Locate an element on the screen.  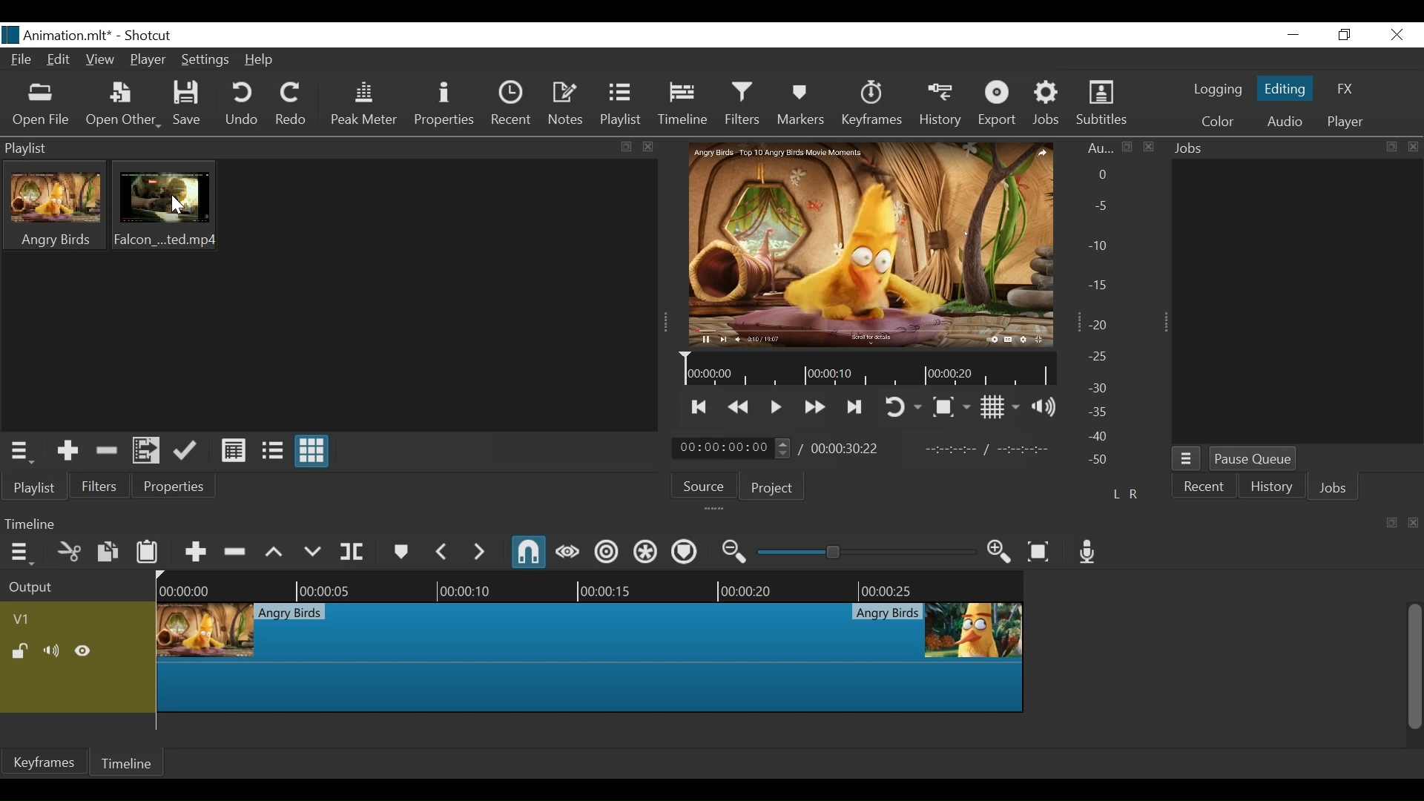
Export is located at coordinates (998, 105).